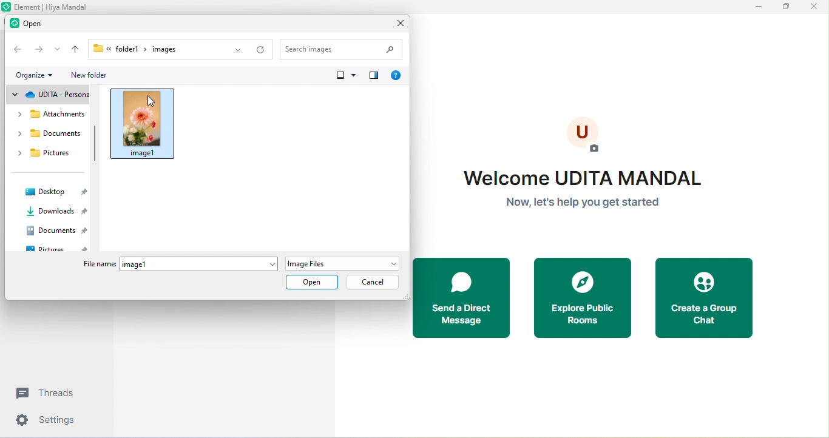 This screenshot has height=438, width=829. What do you see at coordinates (760, 8) in the screenshot?
I see `minimize` at bounding box center [760, 8].